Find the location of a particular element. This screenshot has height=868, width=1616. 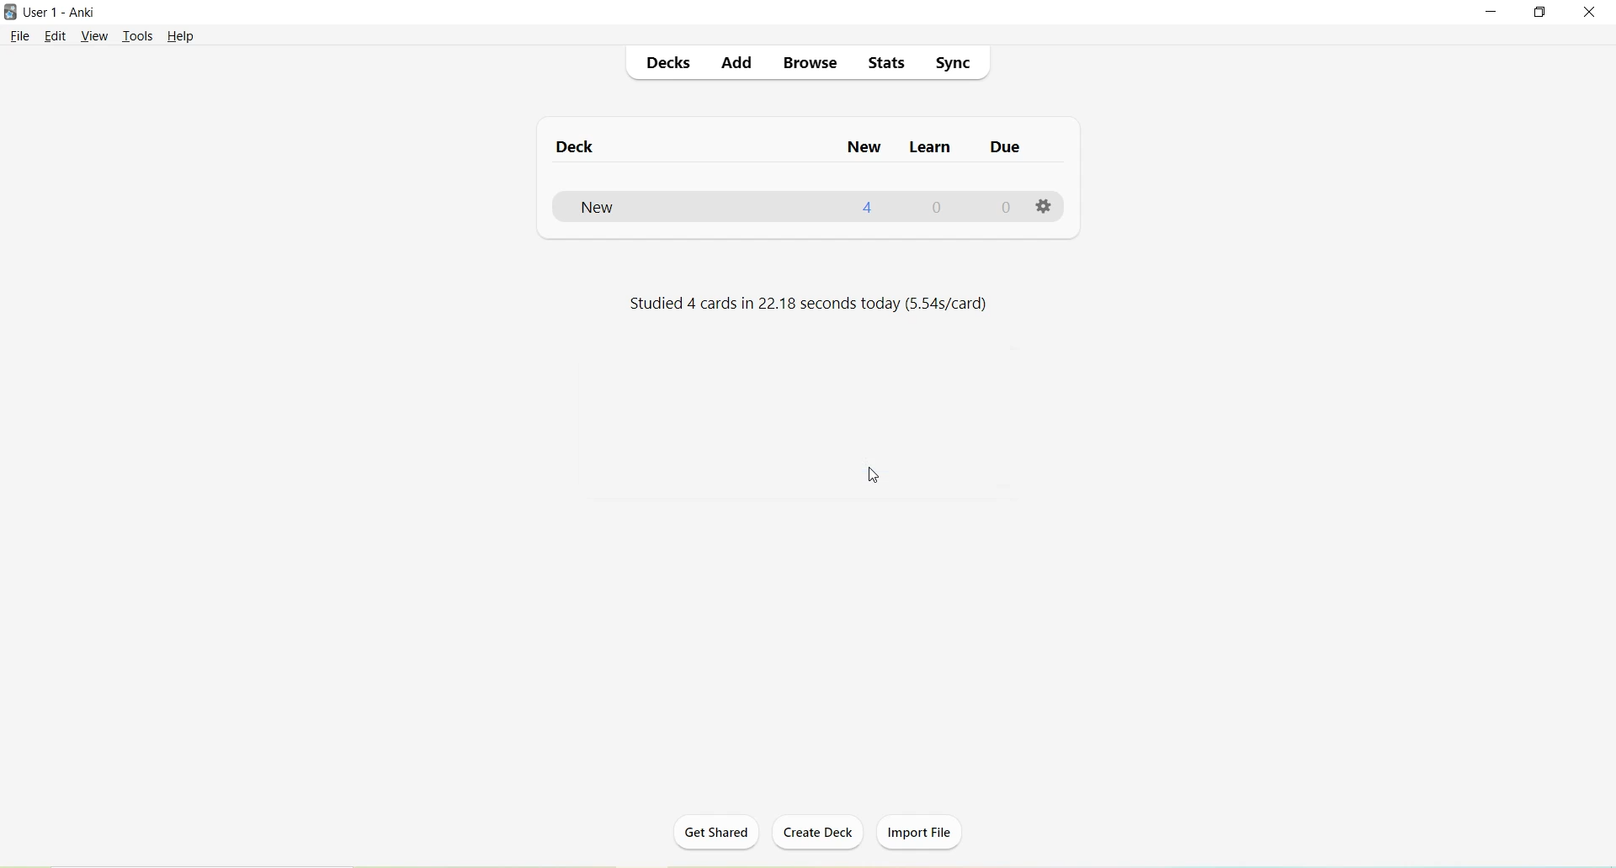

Browse is located at coordinates (811, 66).